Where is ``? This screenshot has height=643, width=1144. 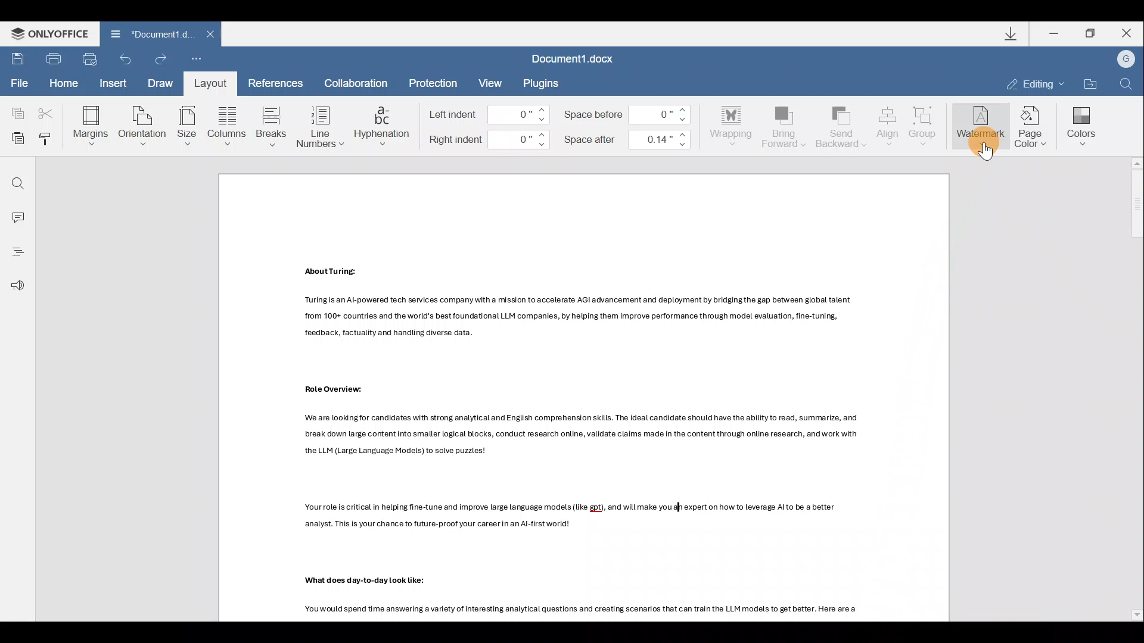  is located at coordinates (568, 513).